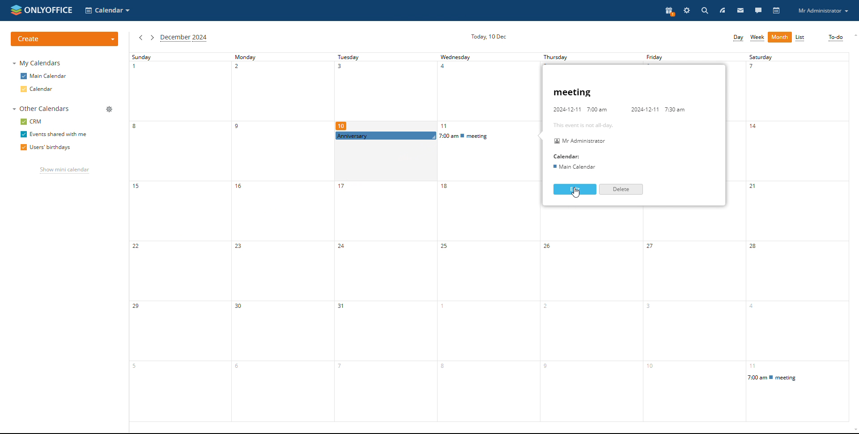  What do you see at coordinates (577, 194) in the screenshot?
I see `cursor` at bounding box center [577, 194].